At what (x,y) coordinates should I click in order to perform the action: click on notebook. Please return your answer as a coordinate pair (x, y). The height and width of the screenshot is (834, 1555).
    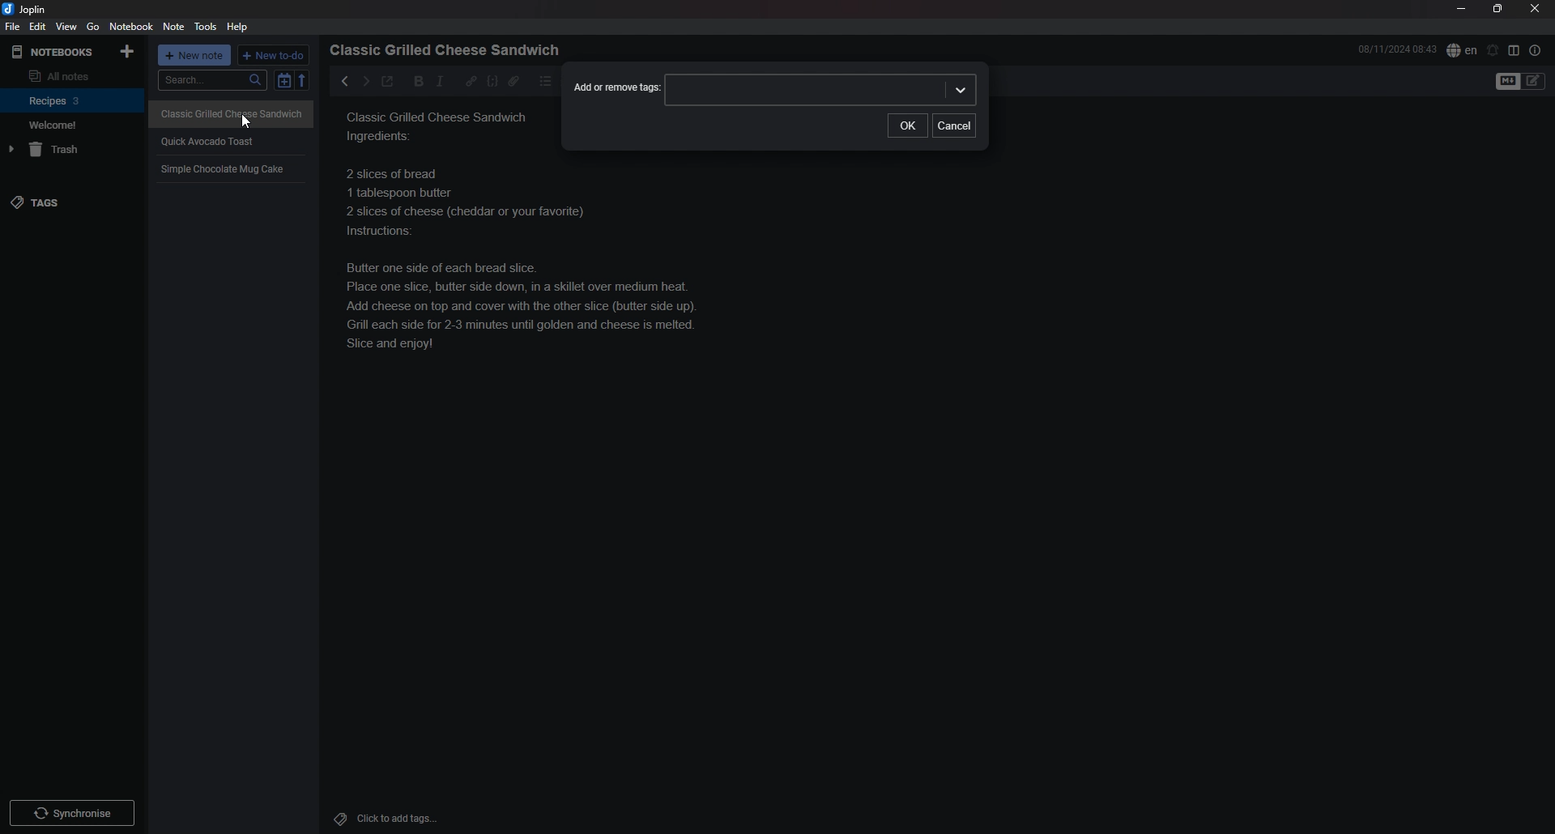
    Looking at the image, I should click on (73, 100).